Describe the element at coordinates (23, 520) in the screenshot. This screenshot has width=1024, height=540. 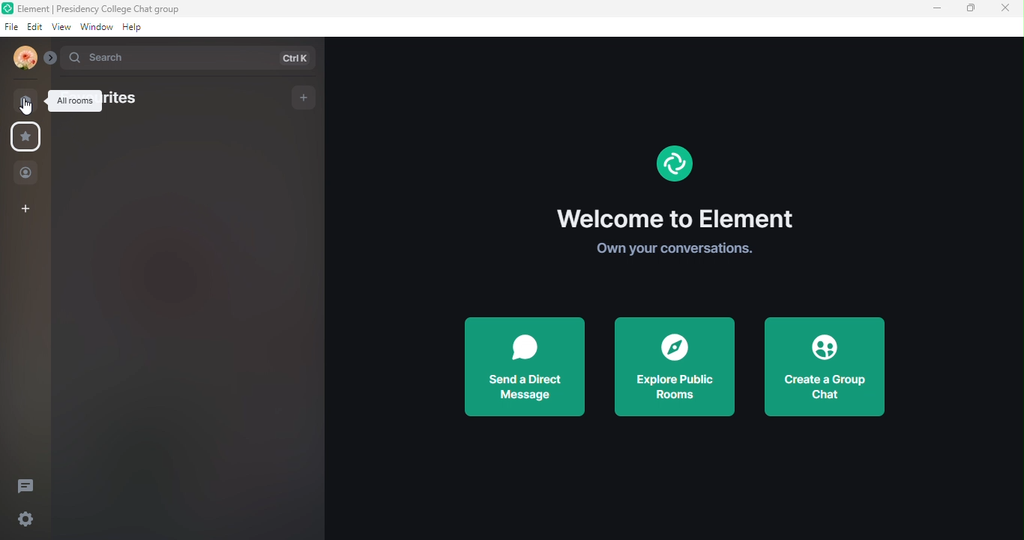
I see `settings` at that location.